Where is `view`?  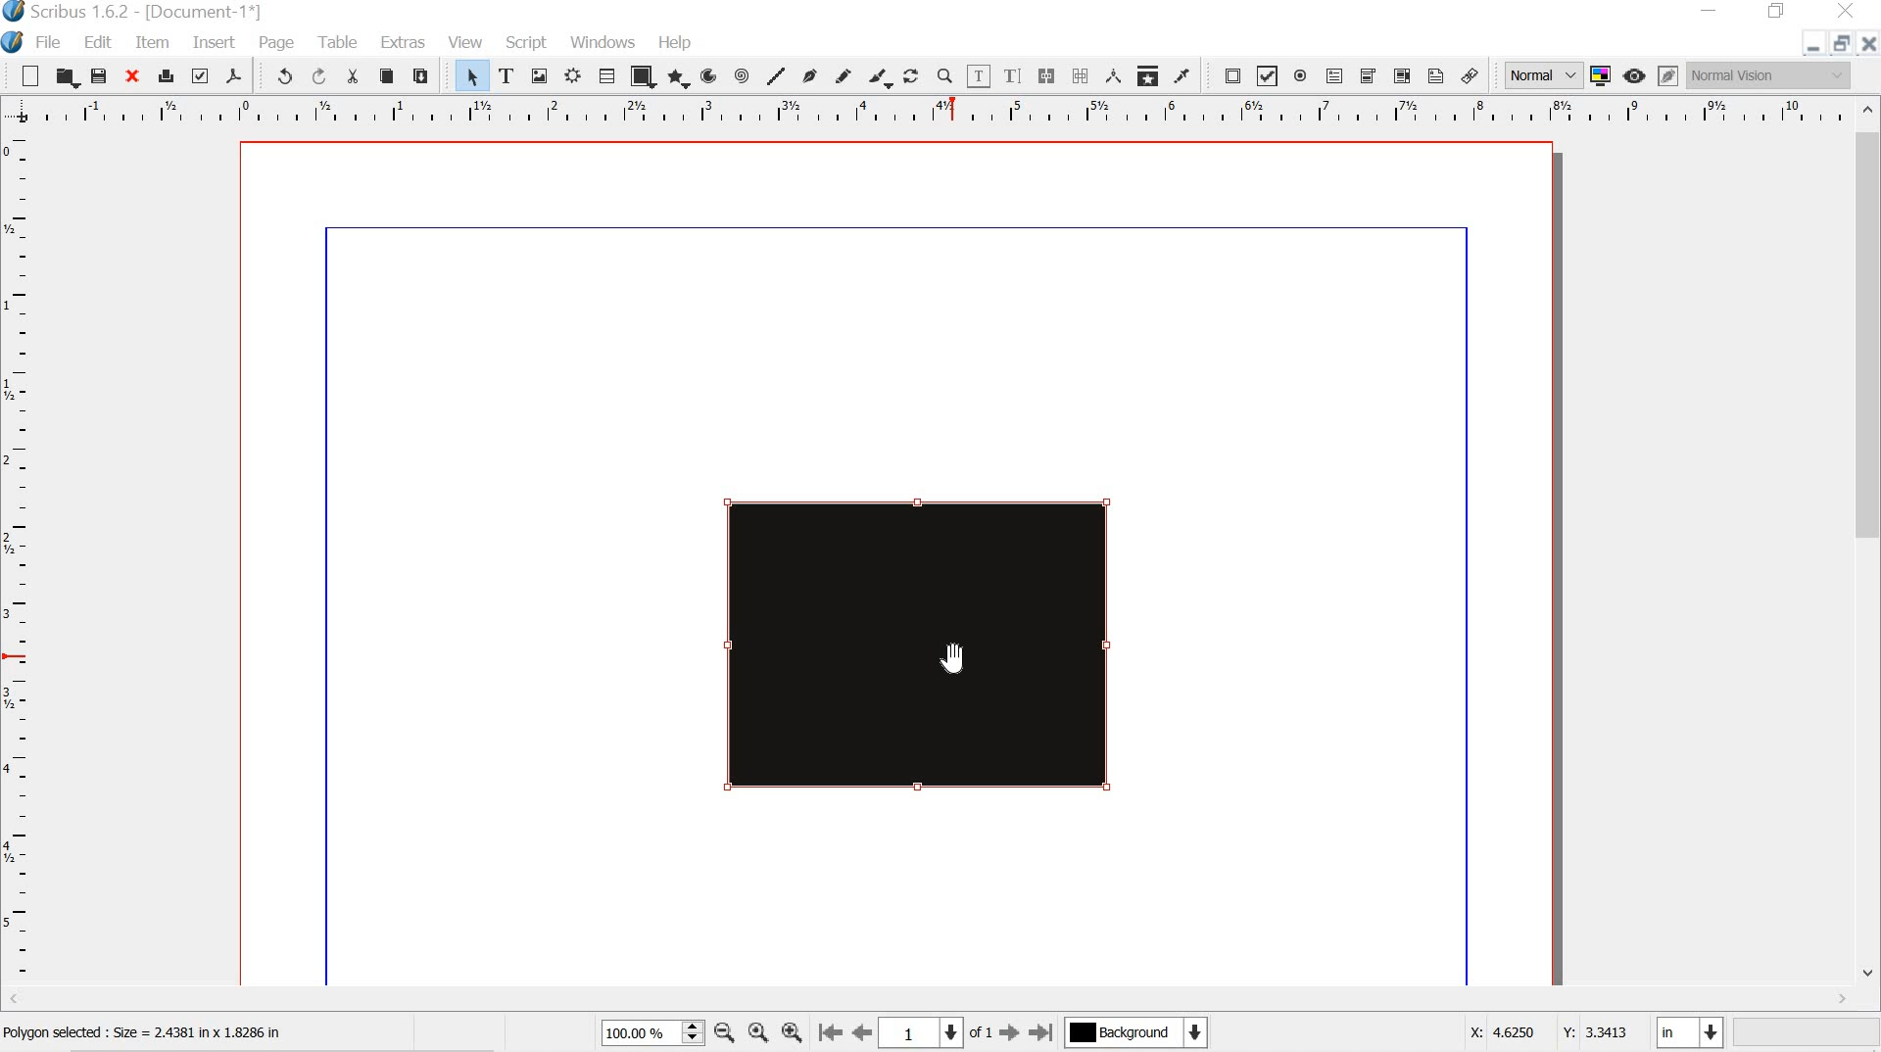
view is located at coordinates (466, 40).